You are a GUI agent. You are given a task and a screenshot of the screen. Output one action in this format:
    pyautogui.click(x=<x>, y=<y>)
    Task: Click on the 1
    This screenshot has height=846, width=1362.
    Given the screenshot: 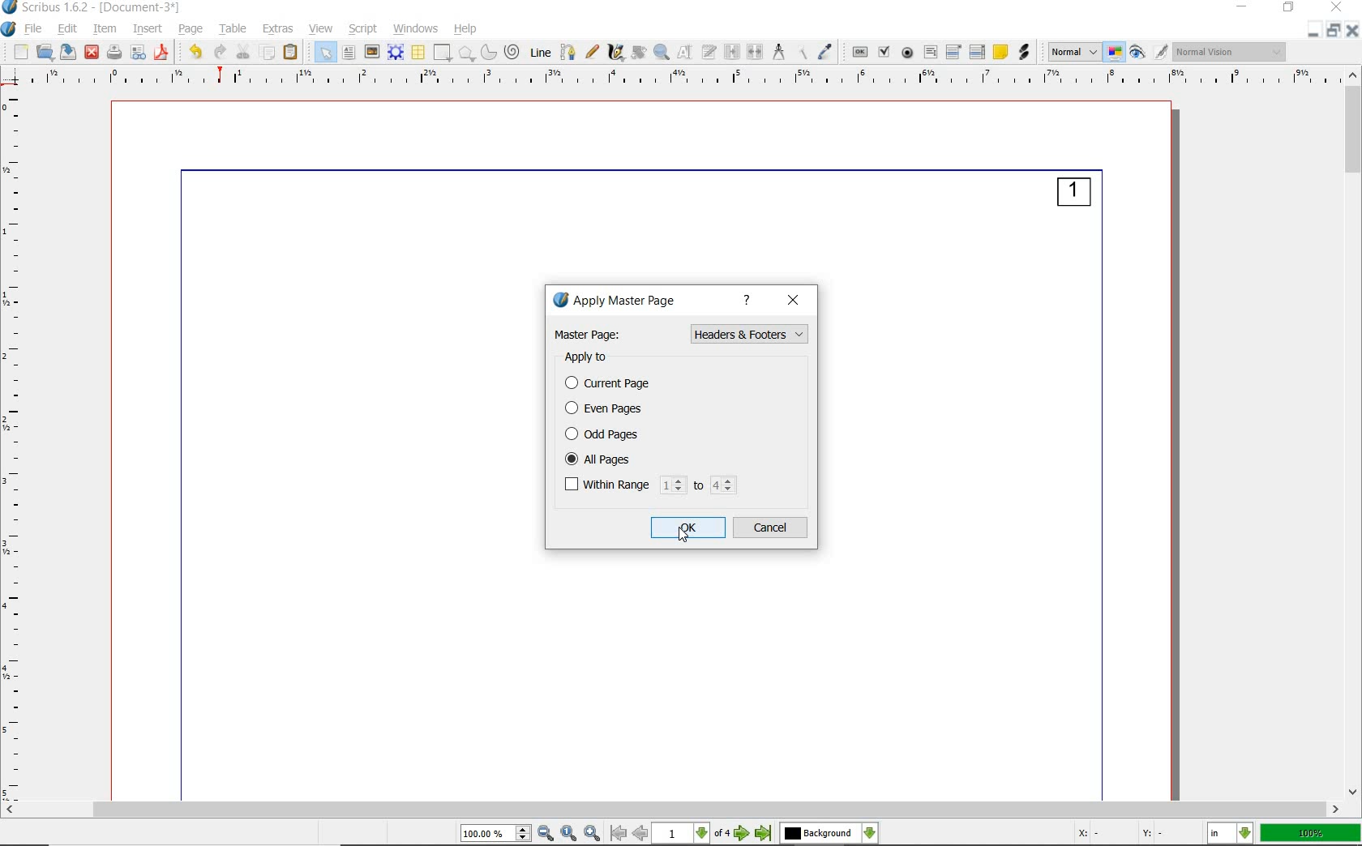 What is the action you would take?
    pyautogui.click(x=1073, y=195)
    